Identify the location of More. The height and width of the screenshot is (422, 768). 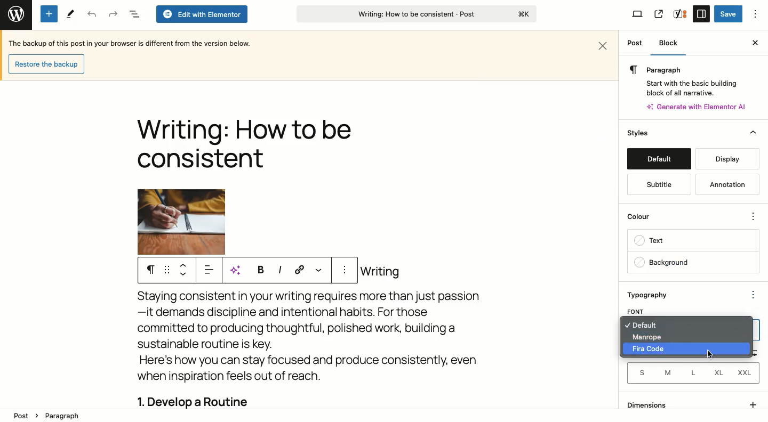
(318, 269).